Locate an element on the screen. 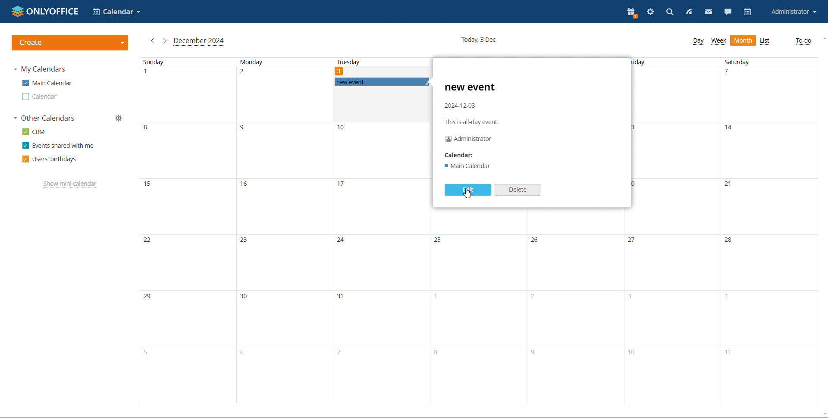 This screenshot has width=828, height=418. edit is located at coordinates (468, 190).